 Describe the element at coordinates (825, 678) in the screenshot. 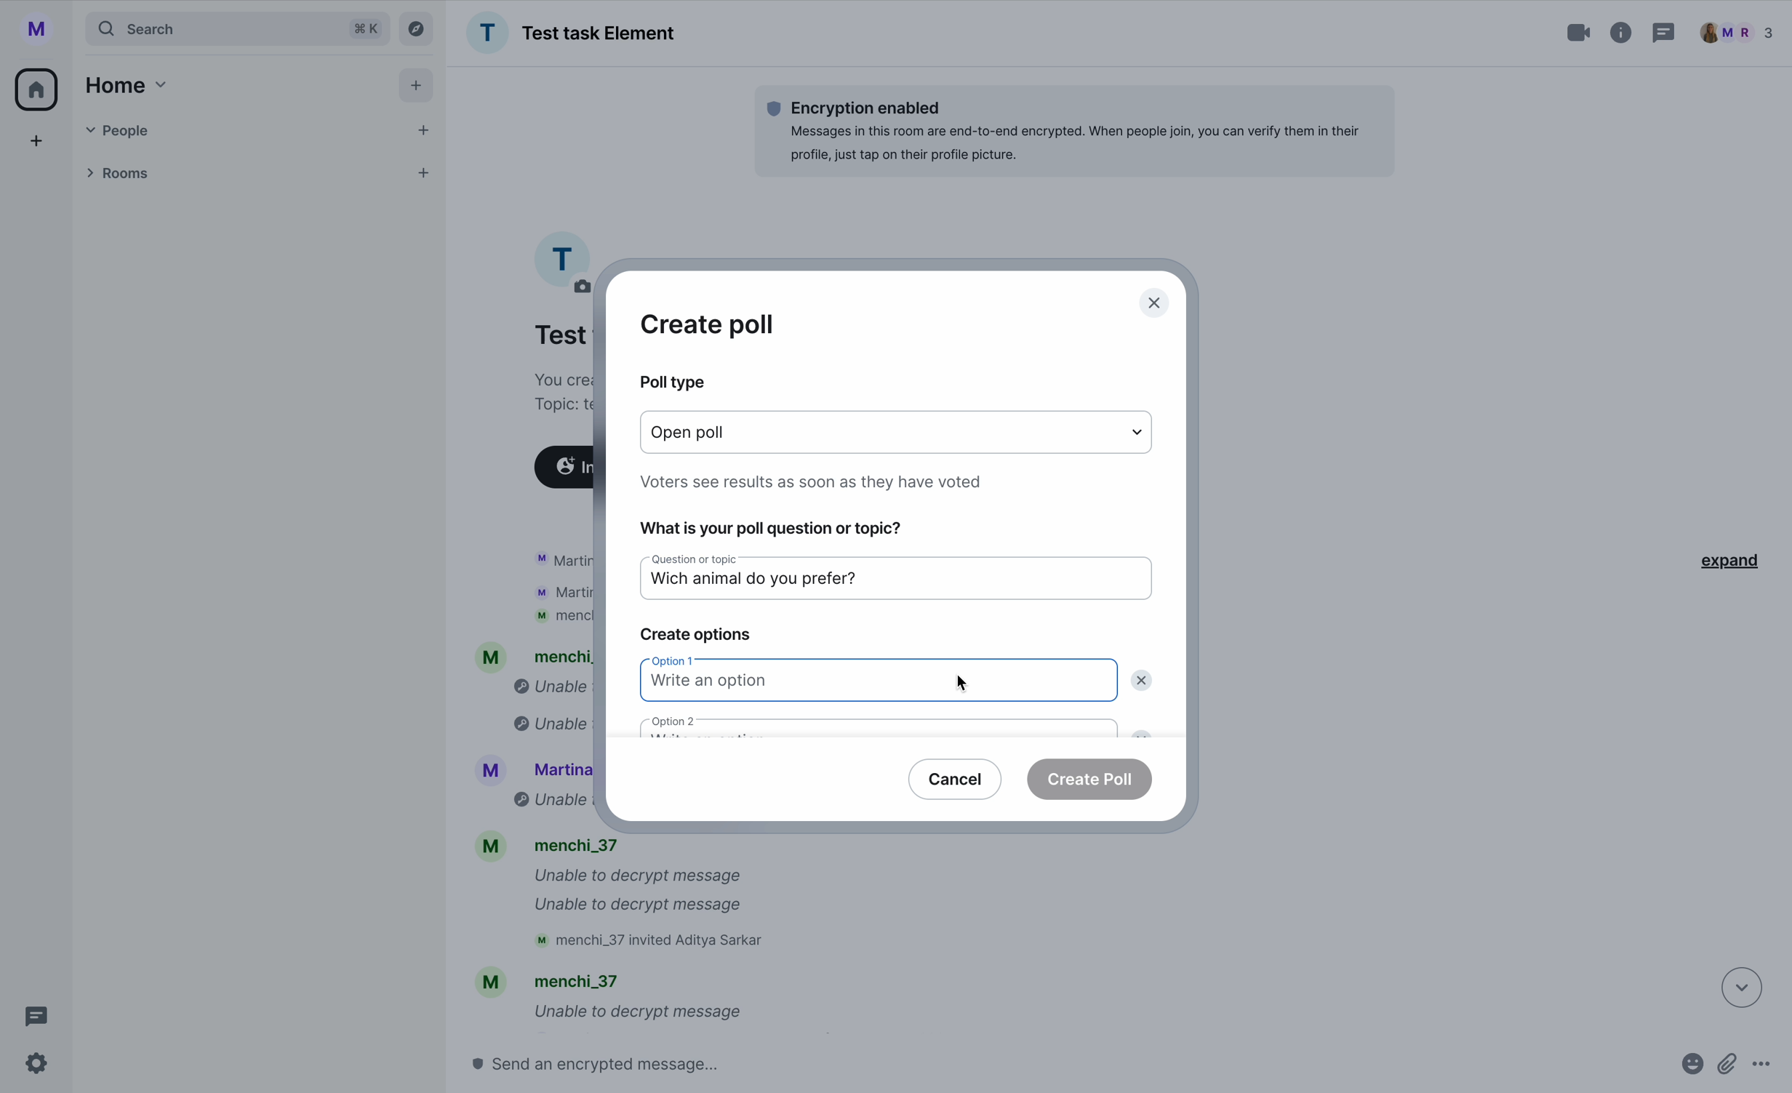

I see `write an option` at that location.